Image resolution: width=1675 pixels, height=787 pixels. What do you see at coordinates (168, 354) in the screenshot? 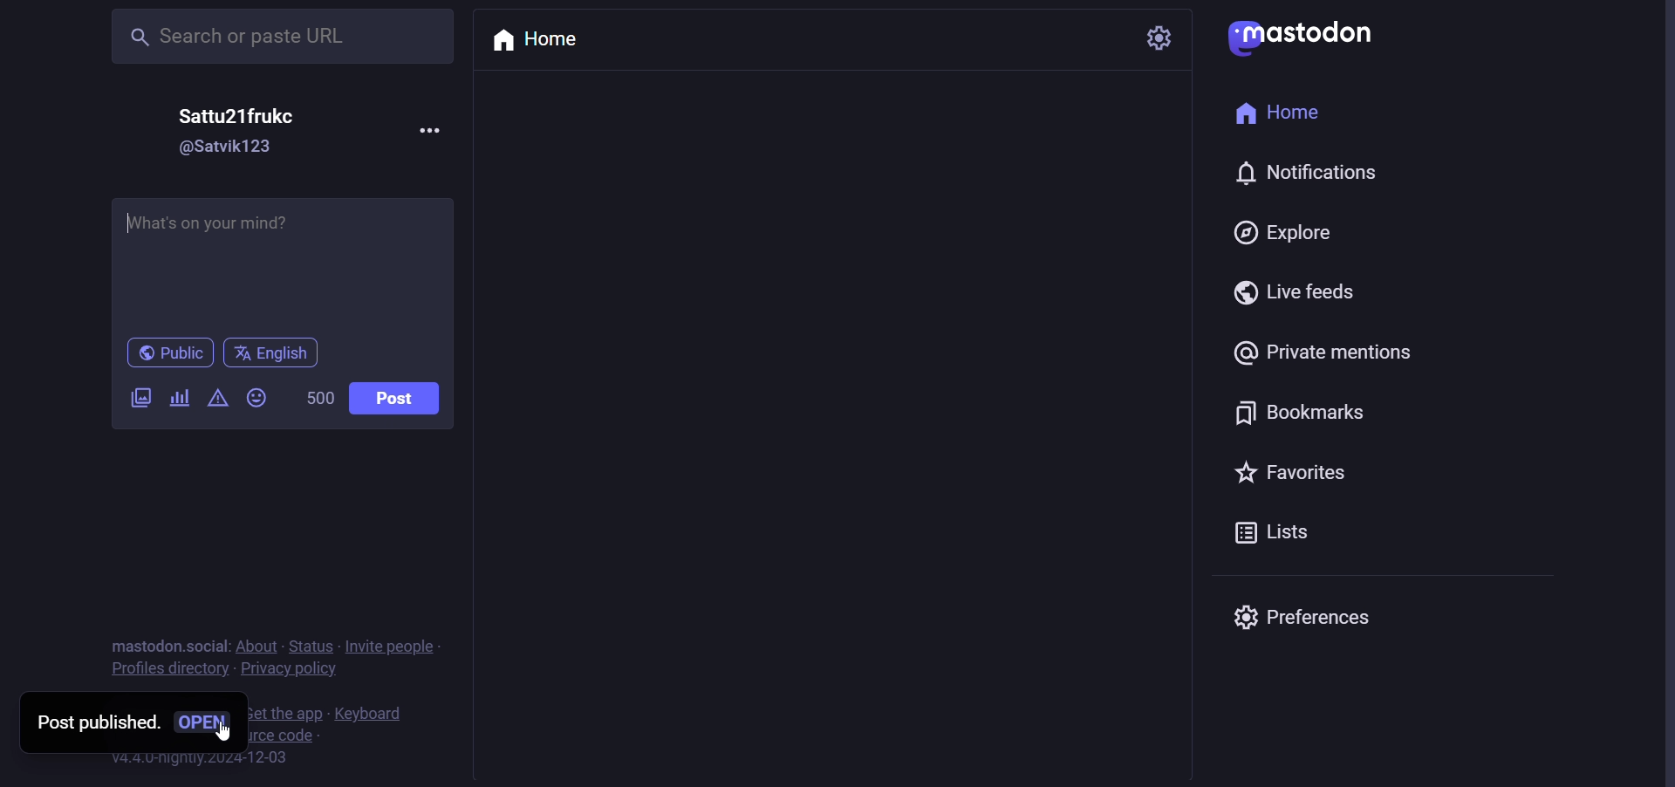
I see `public` at bounding box center [168, 354].